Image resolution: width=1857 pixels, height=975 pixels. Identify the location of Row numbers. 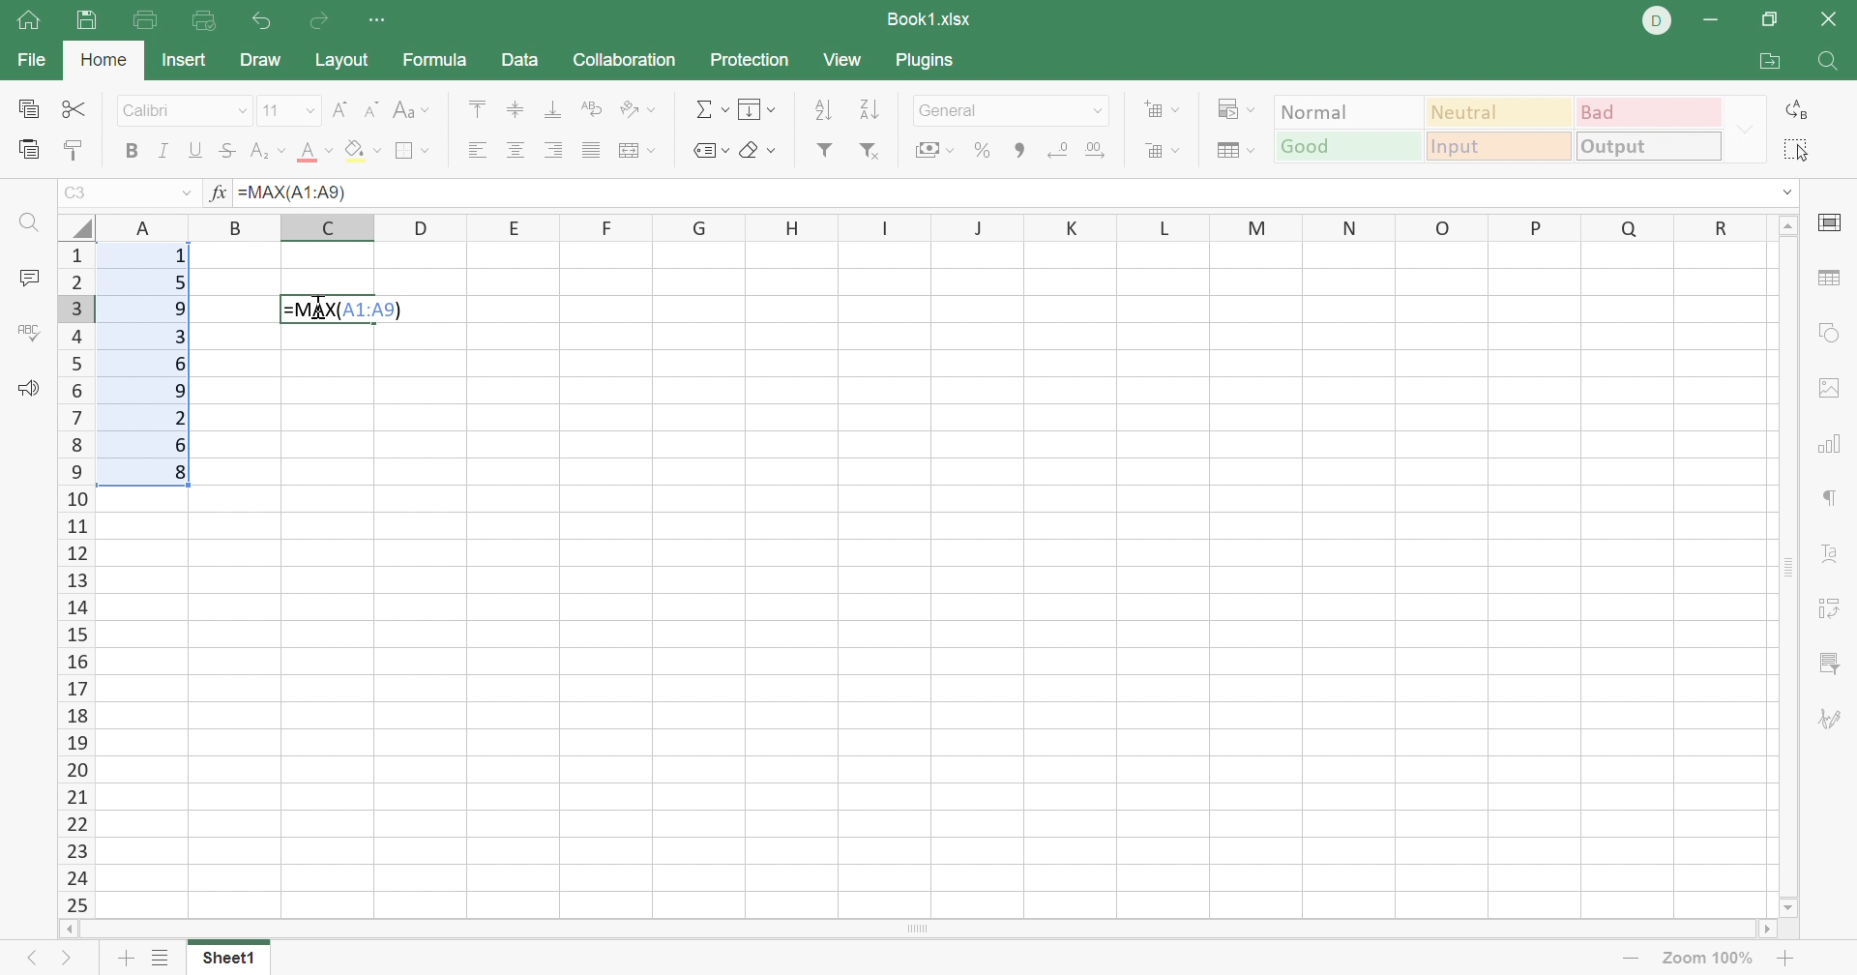
(78, 578).